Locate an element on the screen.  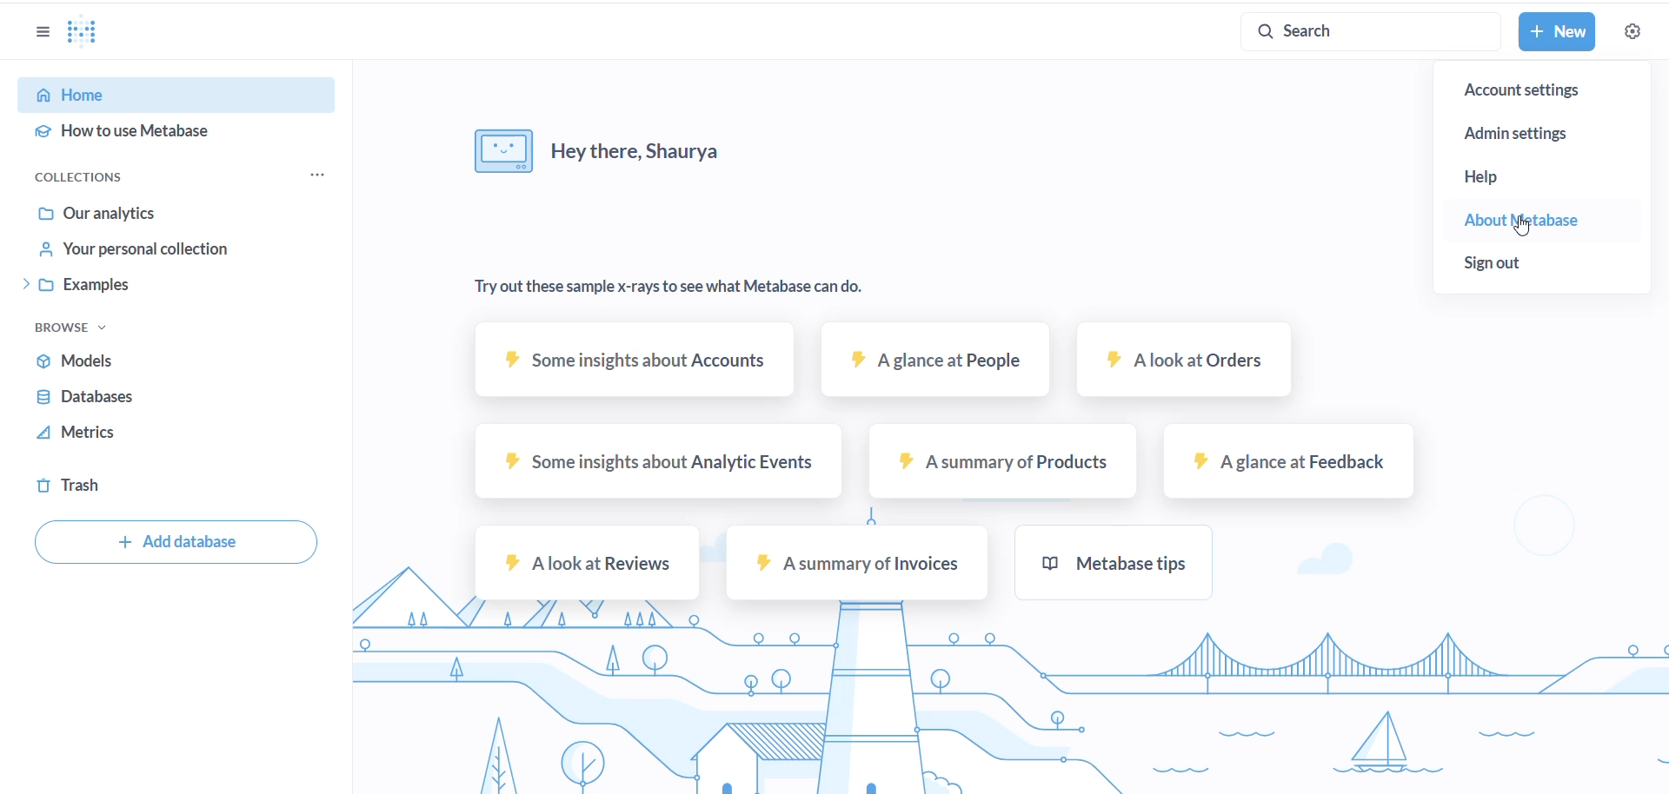
some insights about account sample is located at coordinates (635, 366).